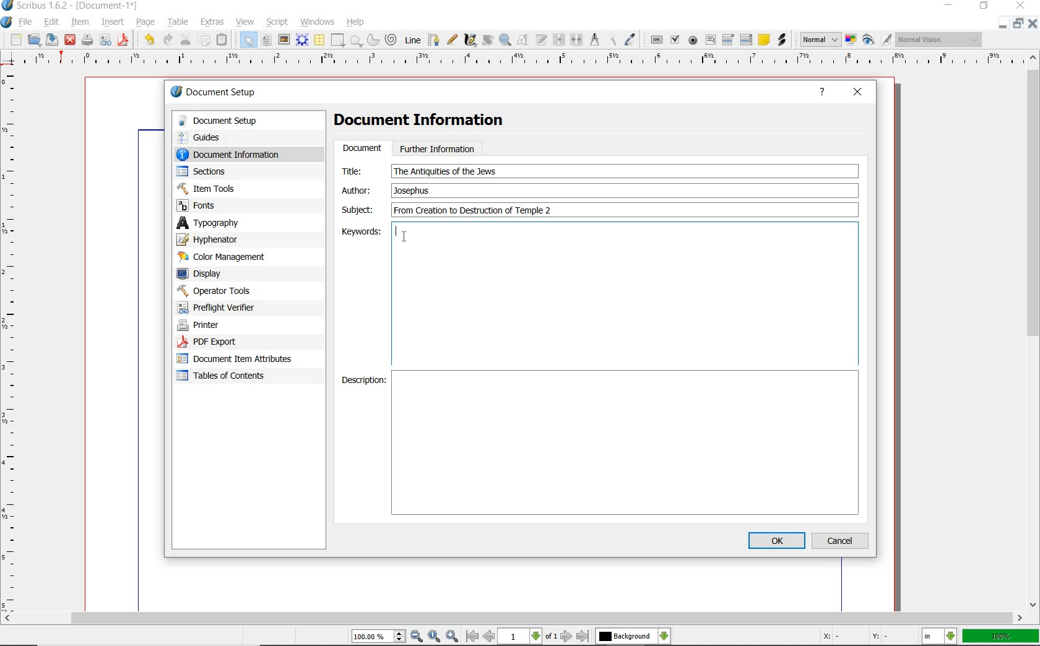 The image size is (1040, 646). What do you see at coordinates (52, 22) in the screenshot?
I see `edit` at bounding box center [52, 22].